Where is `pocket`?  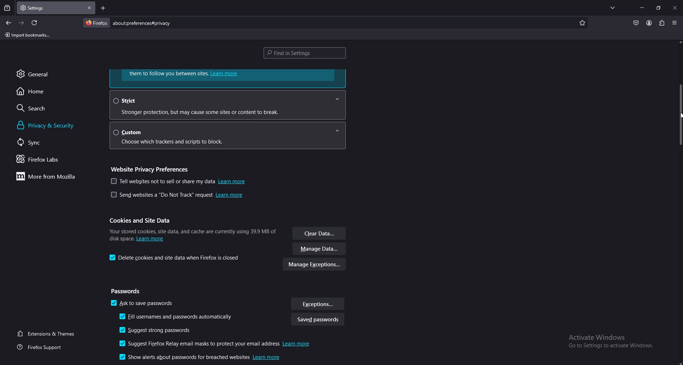
pocket is located at coordinates (636, 23).